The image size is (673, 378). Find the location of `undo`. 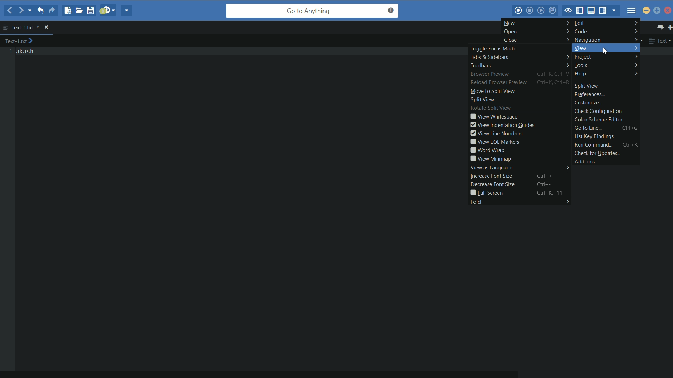

undo is located at coordinates (40, 10).